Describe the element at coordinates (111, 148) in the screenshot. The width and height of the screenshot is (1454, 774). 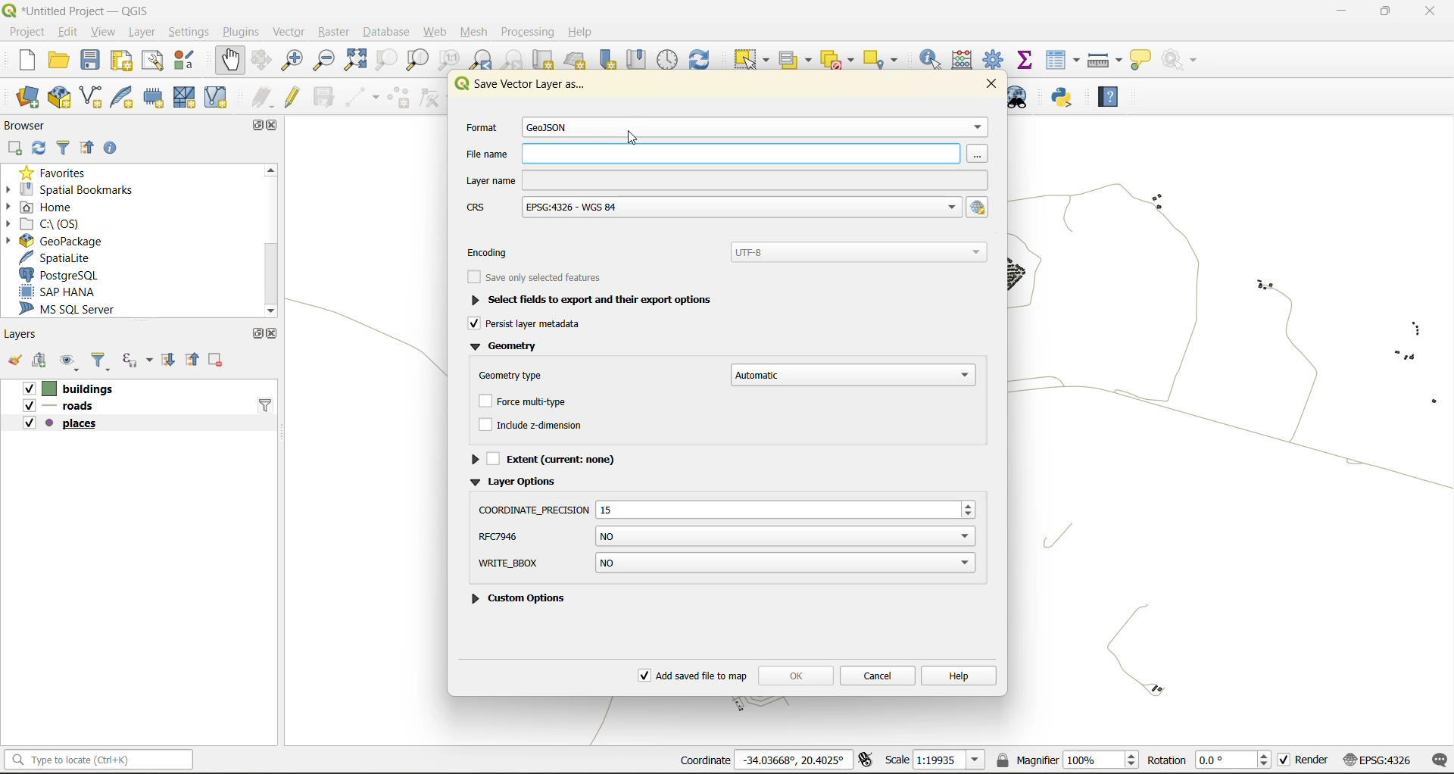
I see `enable properties` at that location.